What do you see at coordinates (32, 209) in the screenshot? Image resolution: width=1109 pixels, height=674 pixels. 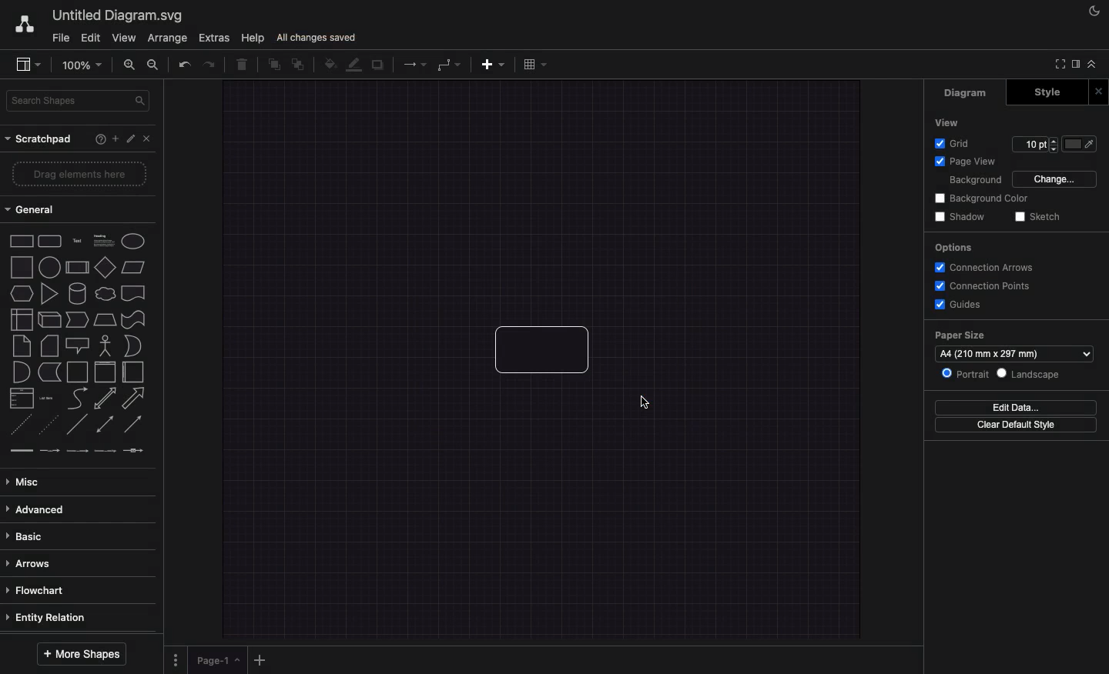 I see `General` at bounding box center [32, 209].